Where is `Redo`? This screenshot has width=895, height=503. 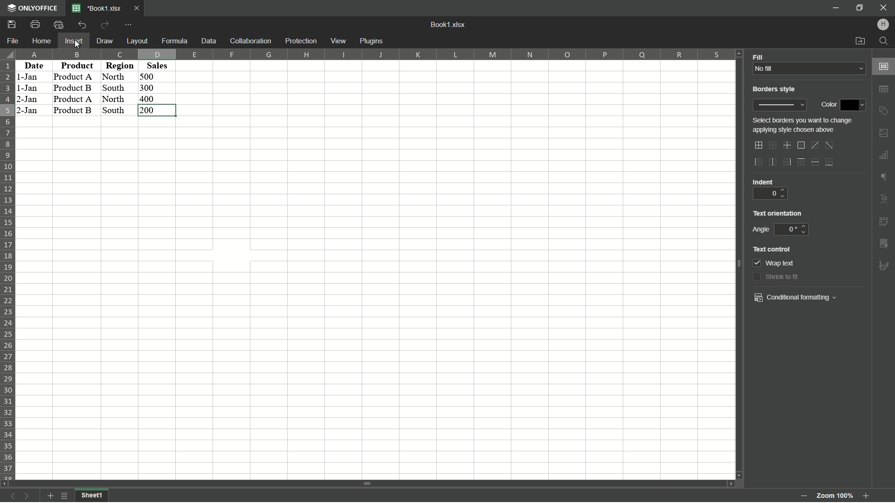 Redo is located at coordinates (105, 24).